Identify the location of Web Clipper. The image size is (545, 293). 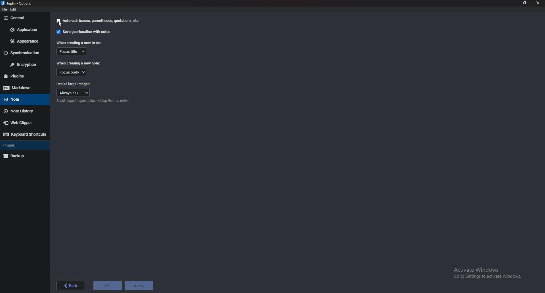
(23, 123).